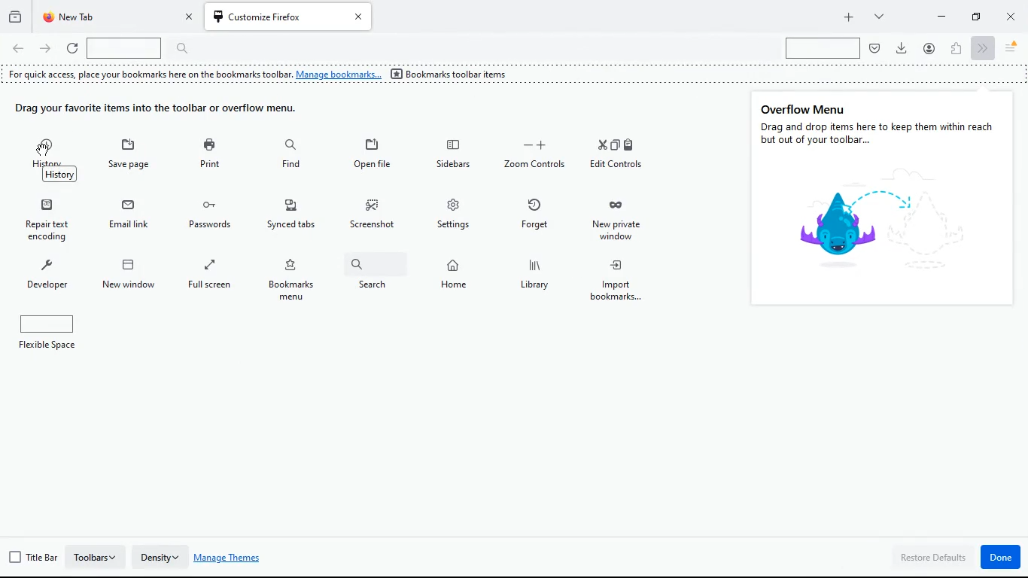  Describe the element at coordinates (941, 15) in the screenshot. I see `minimize` at that location.